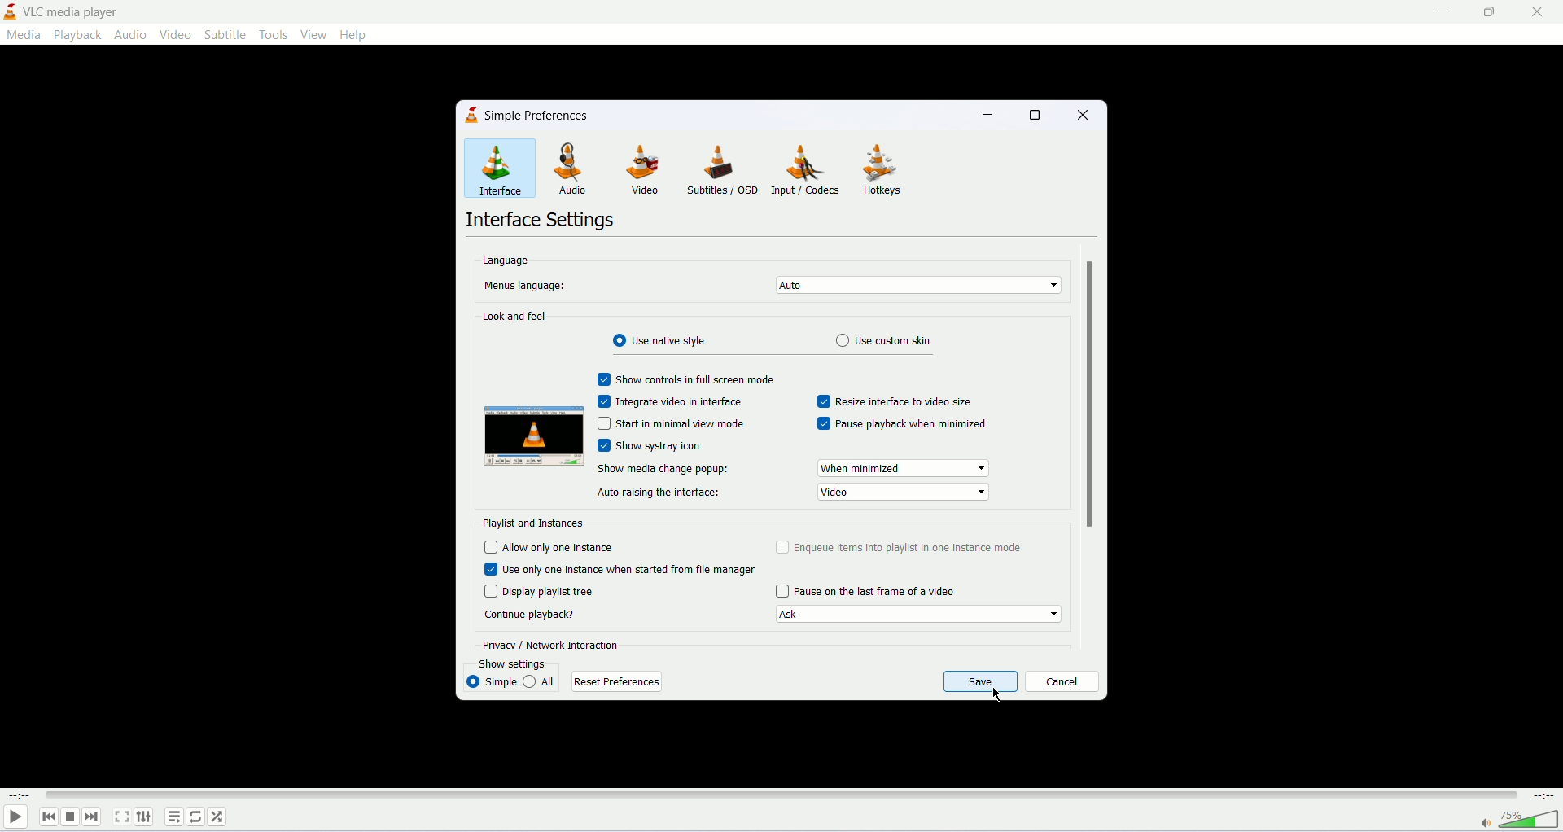 The height and width of the screenshot is (832, 1563). Describe the element at coordinates (681, 424) in the screenshot. I see `start minimal view mode` at that location.